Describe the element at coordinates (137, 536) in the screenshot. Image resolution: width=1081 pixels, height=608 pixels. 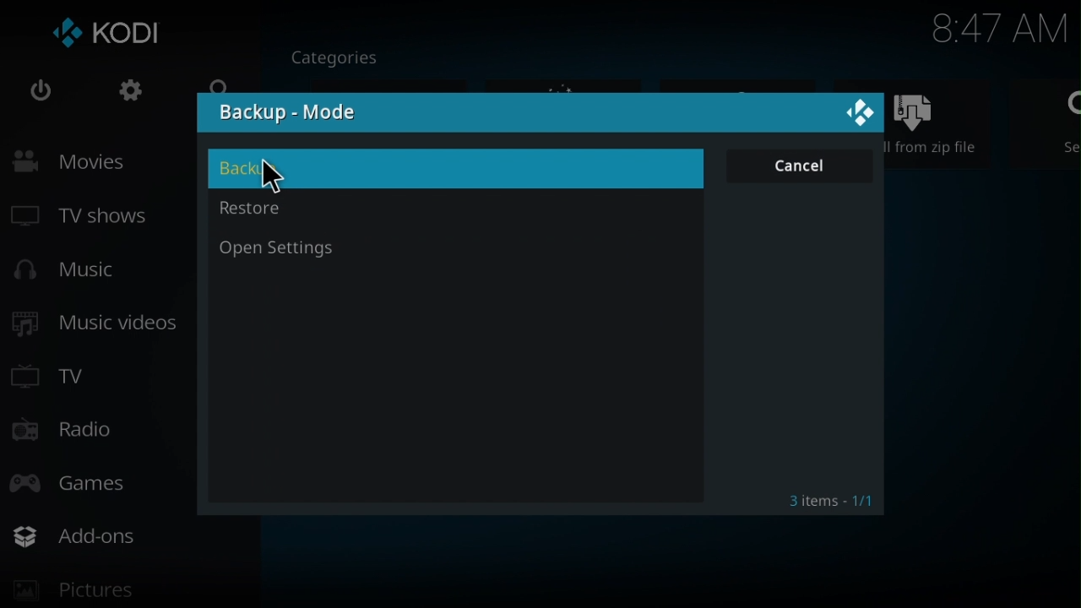
I see `add-ons` at that location.